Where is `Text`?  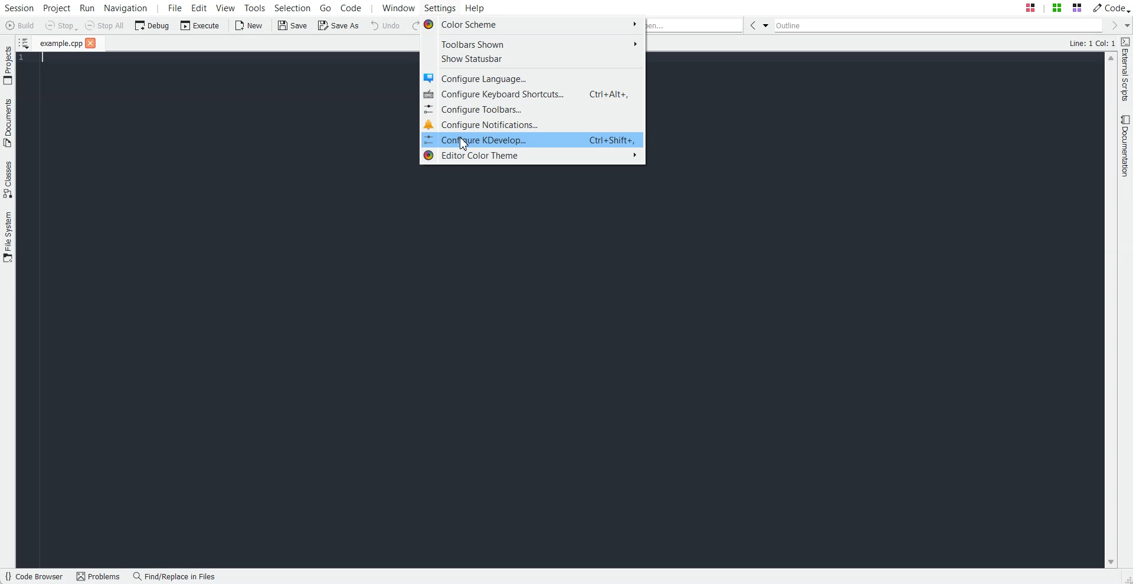
Text is located at coordinates (1092, 42).